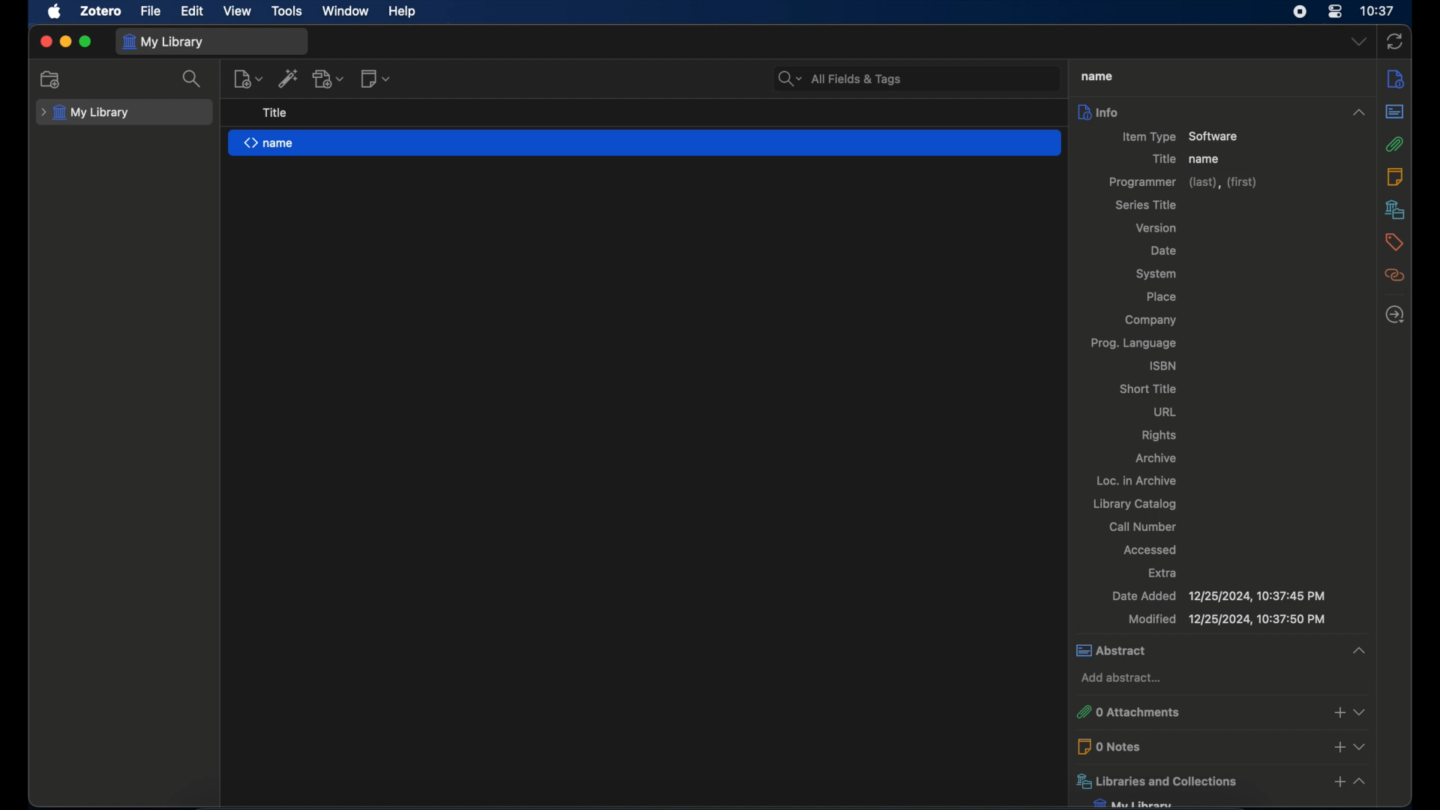  I want to click on rights, so click(1160, 436).